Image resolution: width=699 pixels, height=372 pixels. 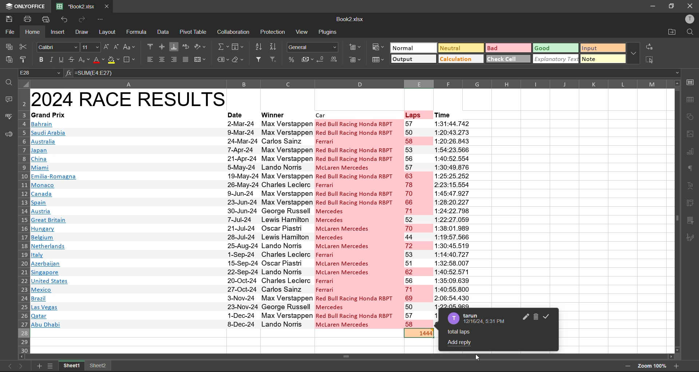 What do you see at coordinates (72, 60) in the screenshot?
I see `strikethrough` at bounding box center [72, 60].